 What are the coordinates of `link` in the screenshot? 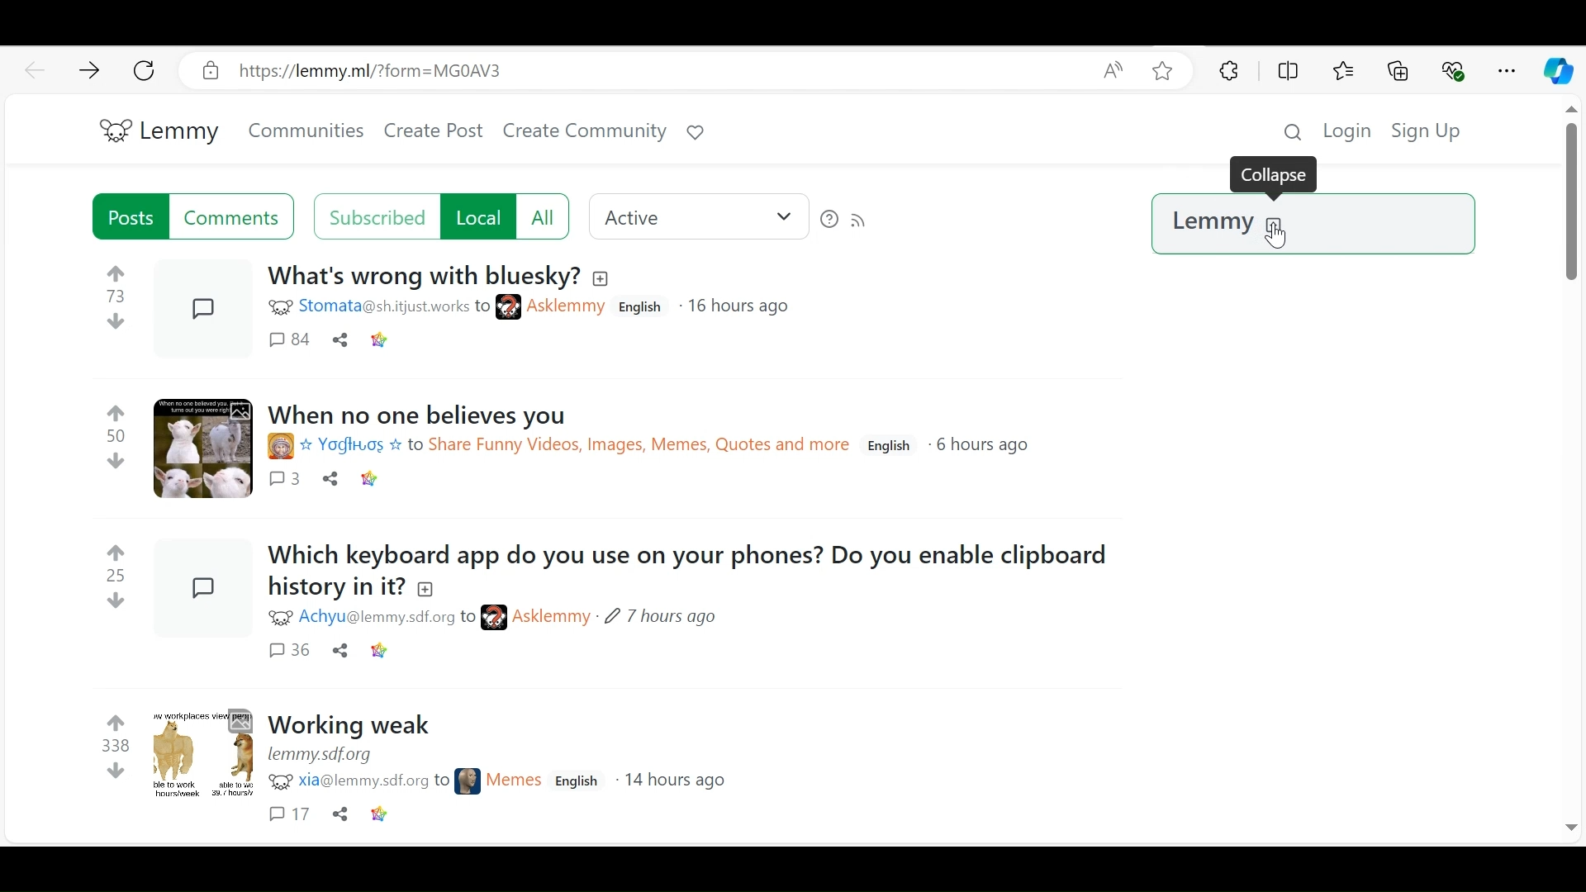 It's located at (380, 653).